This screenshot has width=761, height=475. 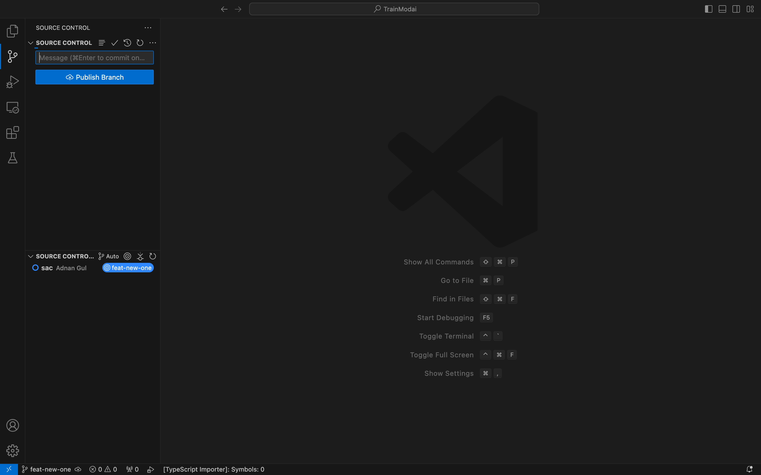 What do you see at coordinates (63, 267) in the screenshot?
I see `commit and author name` at bounding box center [63, 267].